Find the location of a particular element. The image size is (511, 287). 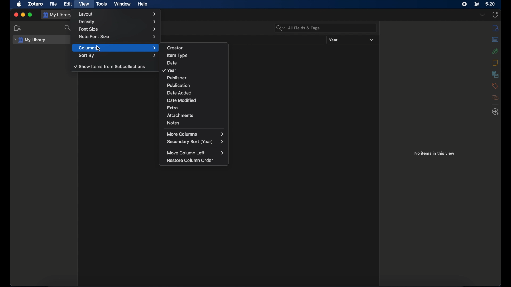

notes is located at coordinates (495, 62).